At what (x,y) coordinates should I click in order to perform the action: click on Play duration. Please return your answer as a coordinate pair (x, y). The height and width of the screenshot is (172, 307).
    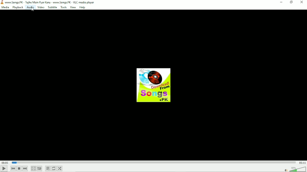
    Looking at the image, I should click on (154, 162).